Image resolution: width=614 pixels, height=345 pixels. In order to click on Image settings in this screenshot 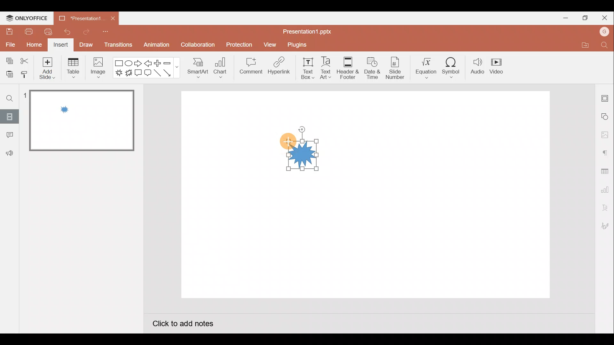, I will do `click(604, 134)`.